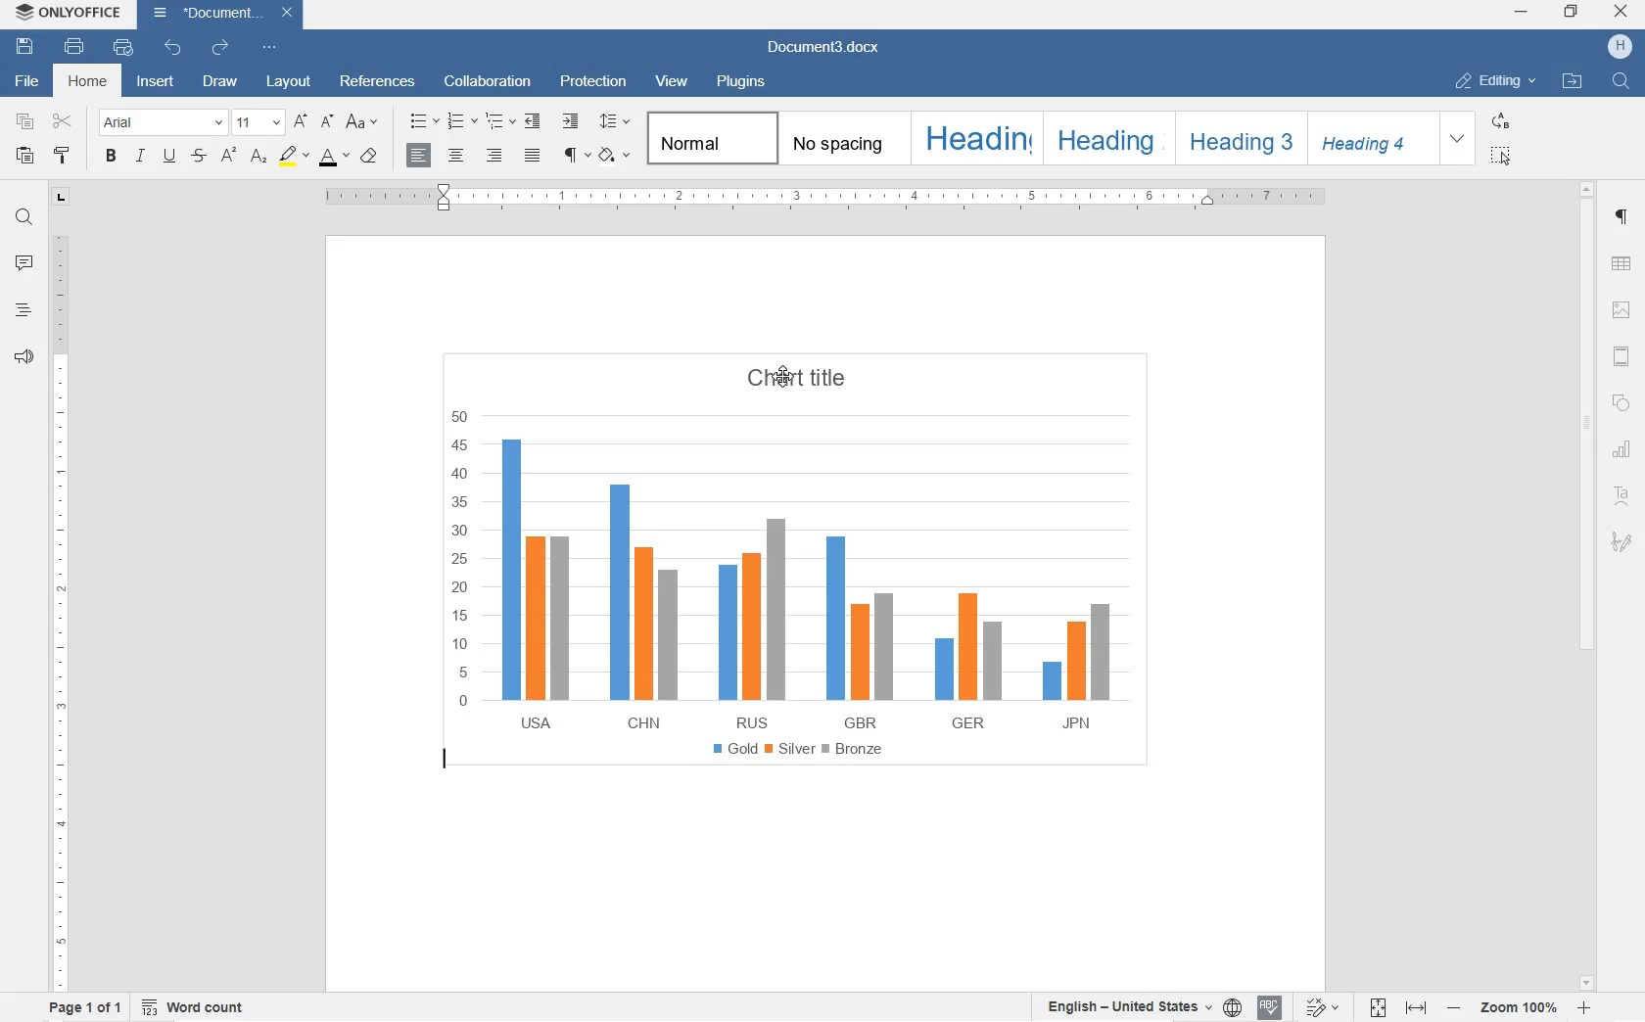 Image resolution: width=1645 pixels, height=1022 pixels. I want to click on SCROLLBAR, so click(1585, 586).